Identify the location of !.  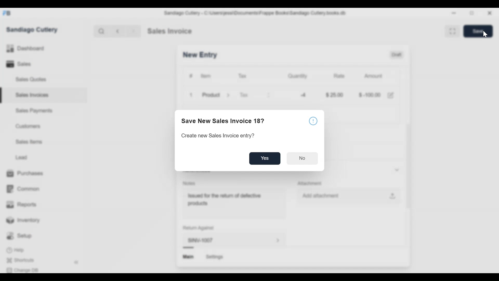
(313, 121).